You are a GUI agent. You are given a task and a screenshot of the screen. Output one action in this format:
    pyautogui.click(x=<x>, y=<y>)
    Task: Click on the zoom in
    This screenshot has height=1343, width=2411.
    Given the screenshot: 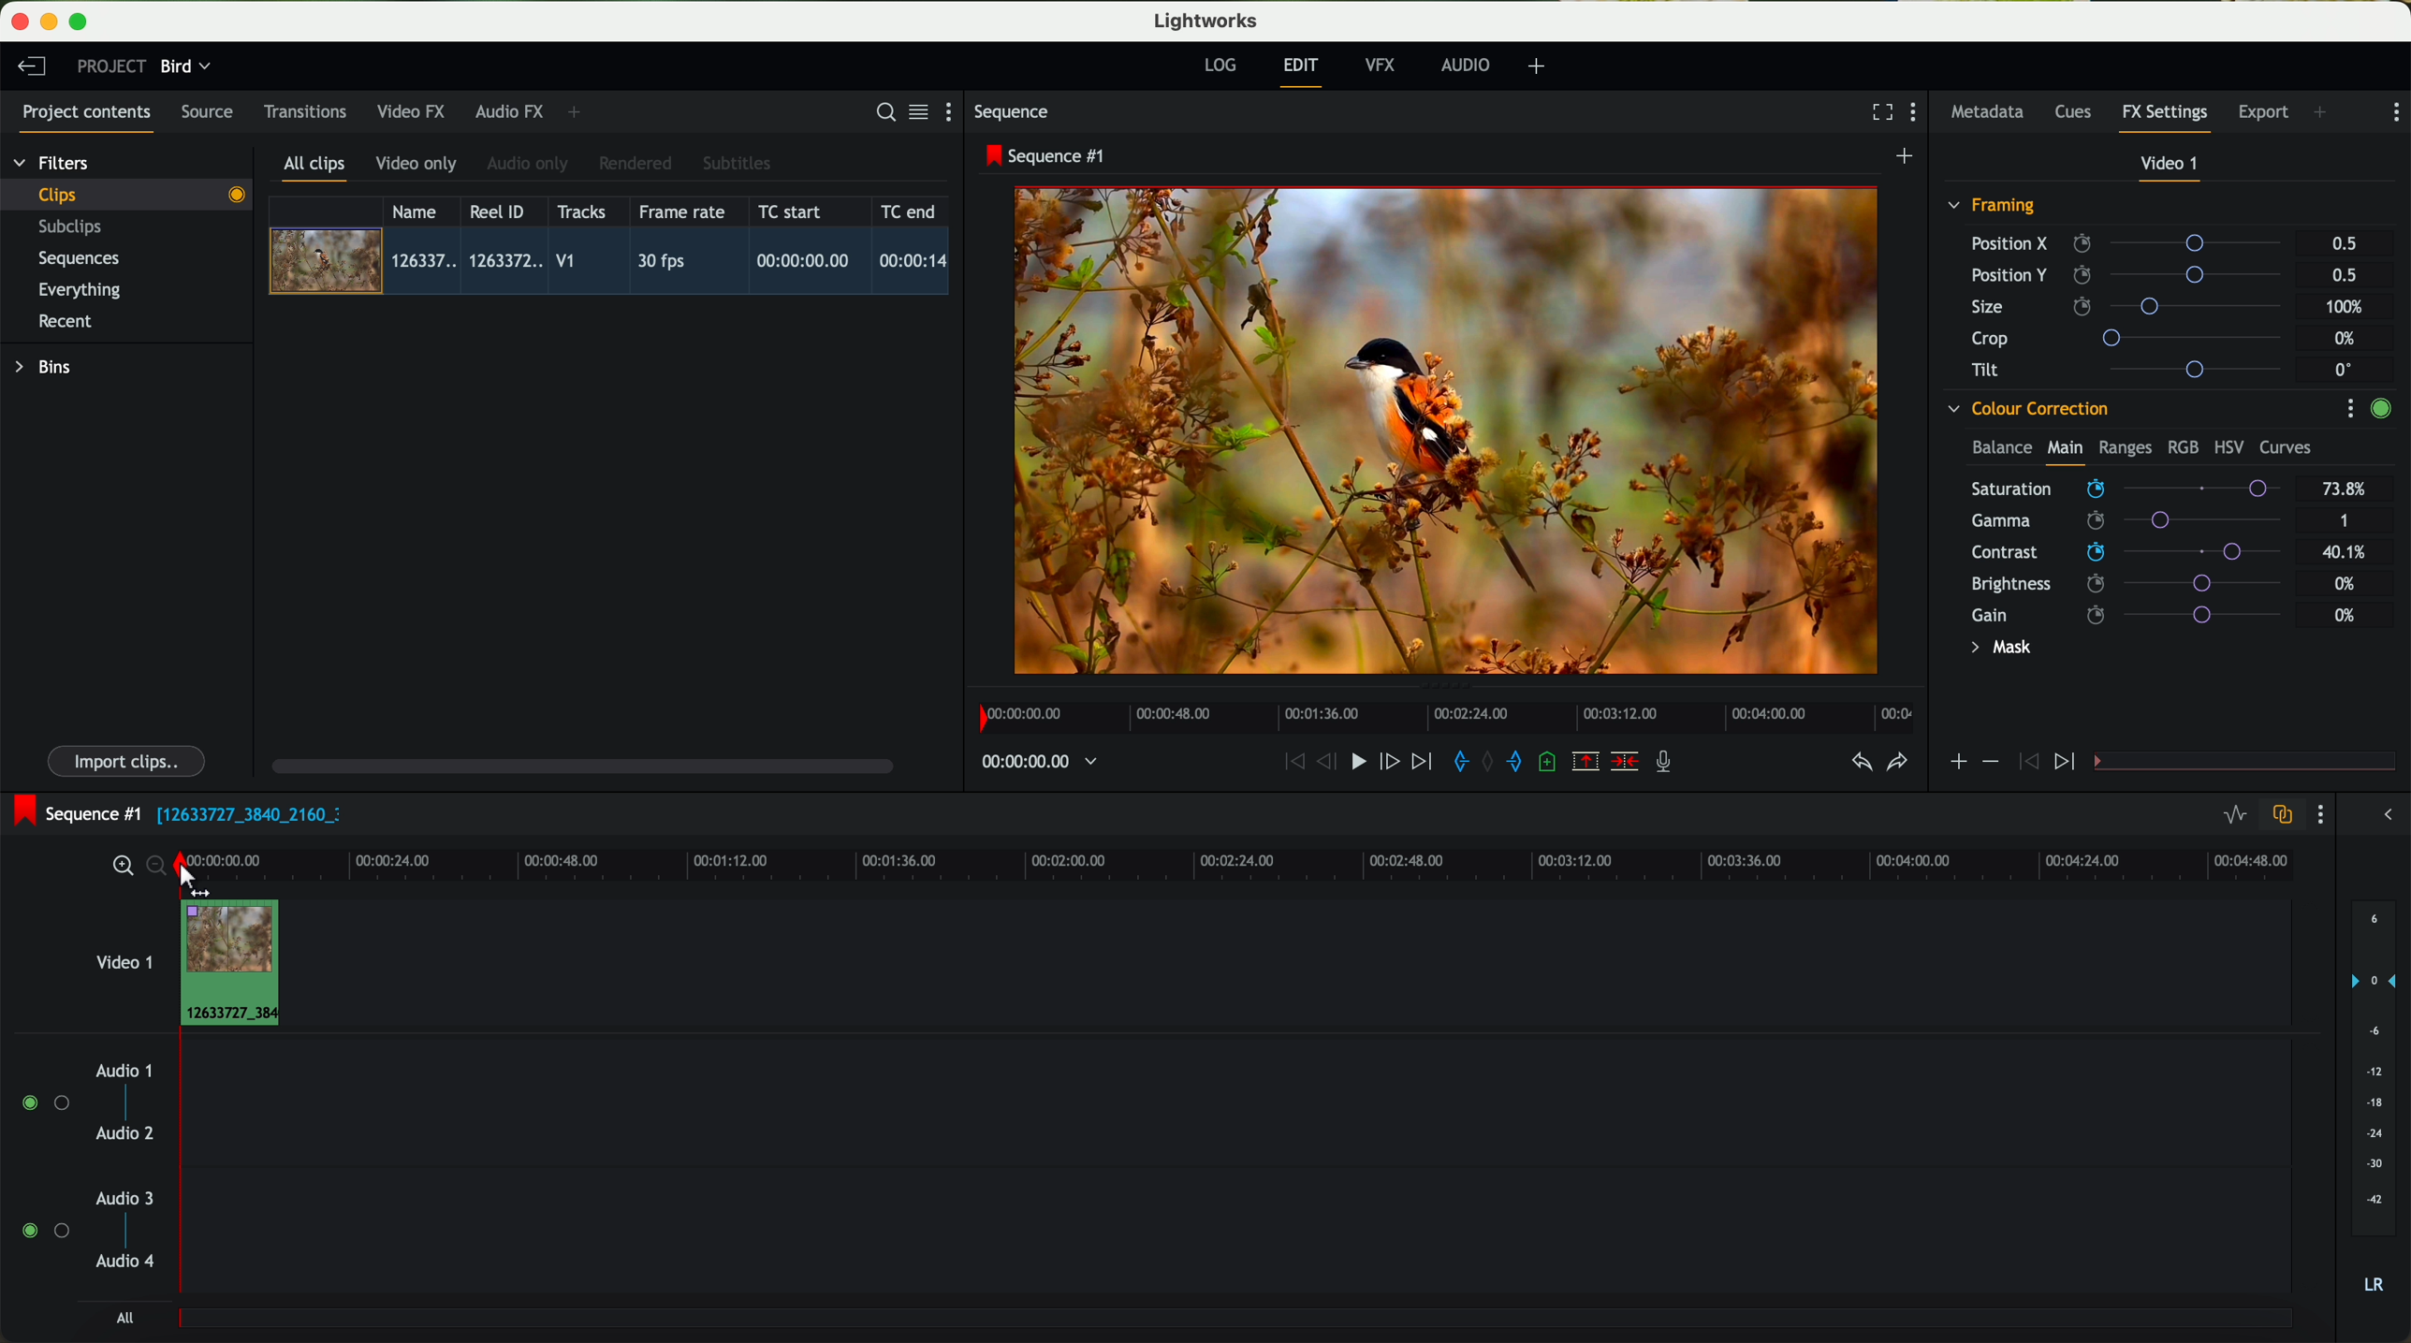 What is the action you would take?
    pyautogui.click(x=120, y=867)
    